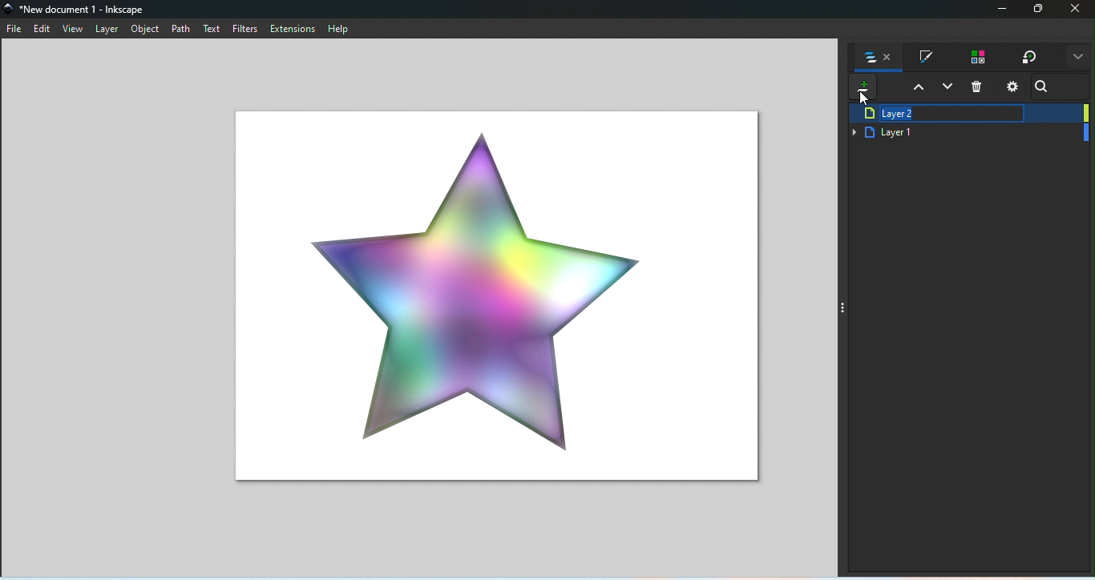 The image size is (1095, 580). I want to click on layers and objects dialogs settings, so click(1012, 88).